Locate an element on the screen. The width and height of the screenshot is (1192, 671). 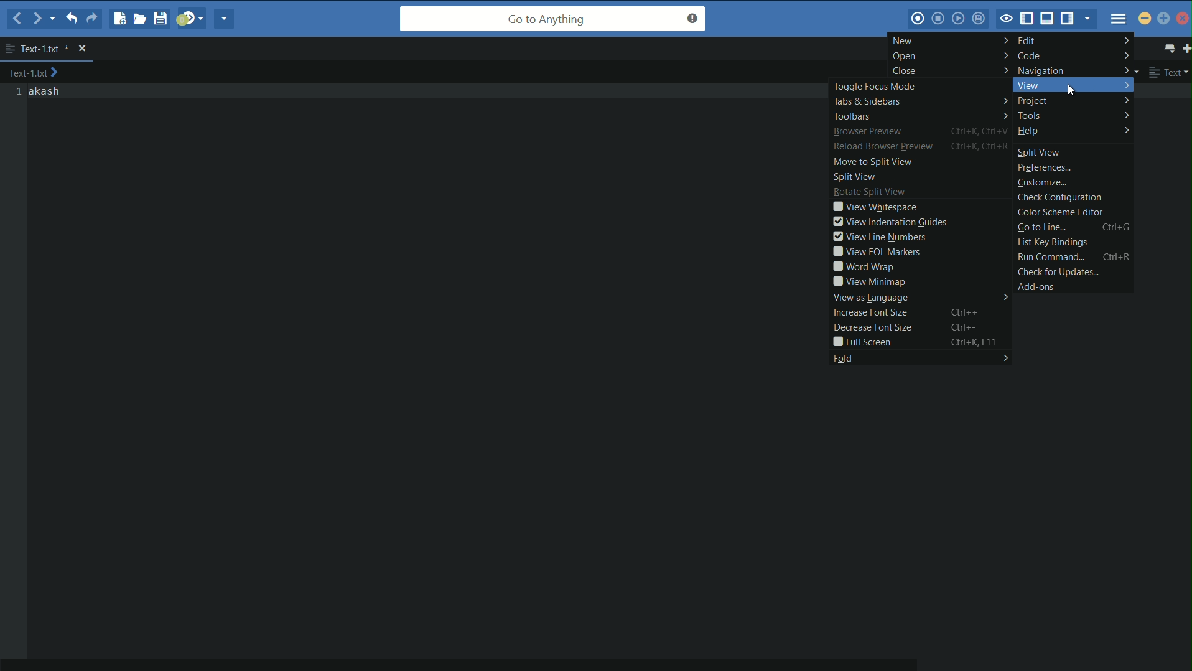
full screen is located at coordinates (921, 342).